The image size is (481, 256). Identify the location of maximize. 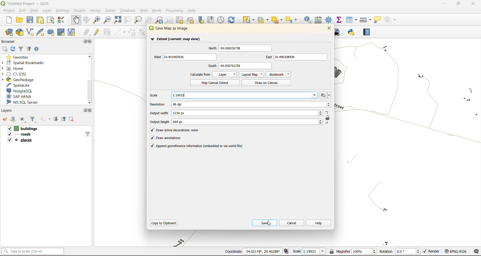
(84, 41).